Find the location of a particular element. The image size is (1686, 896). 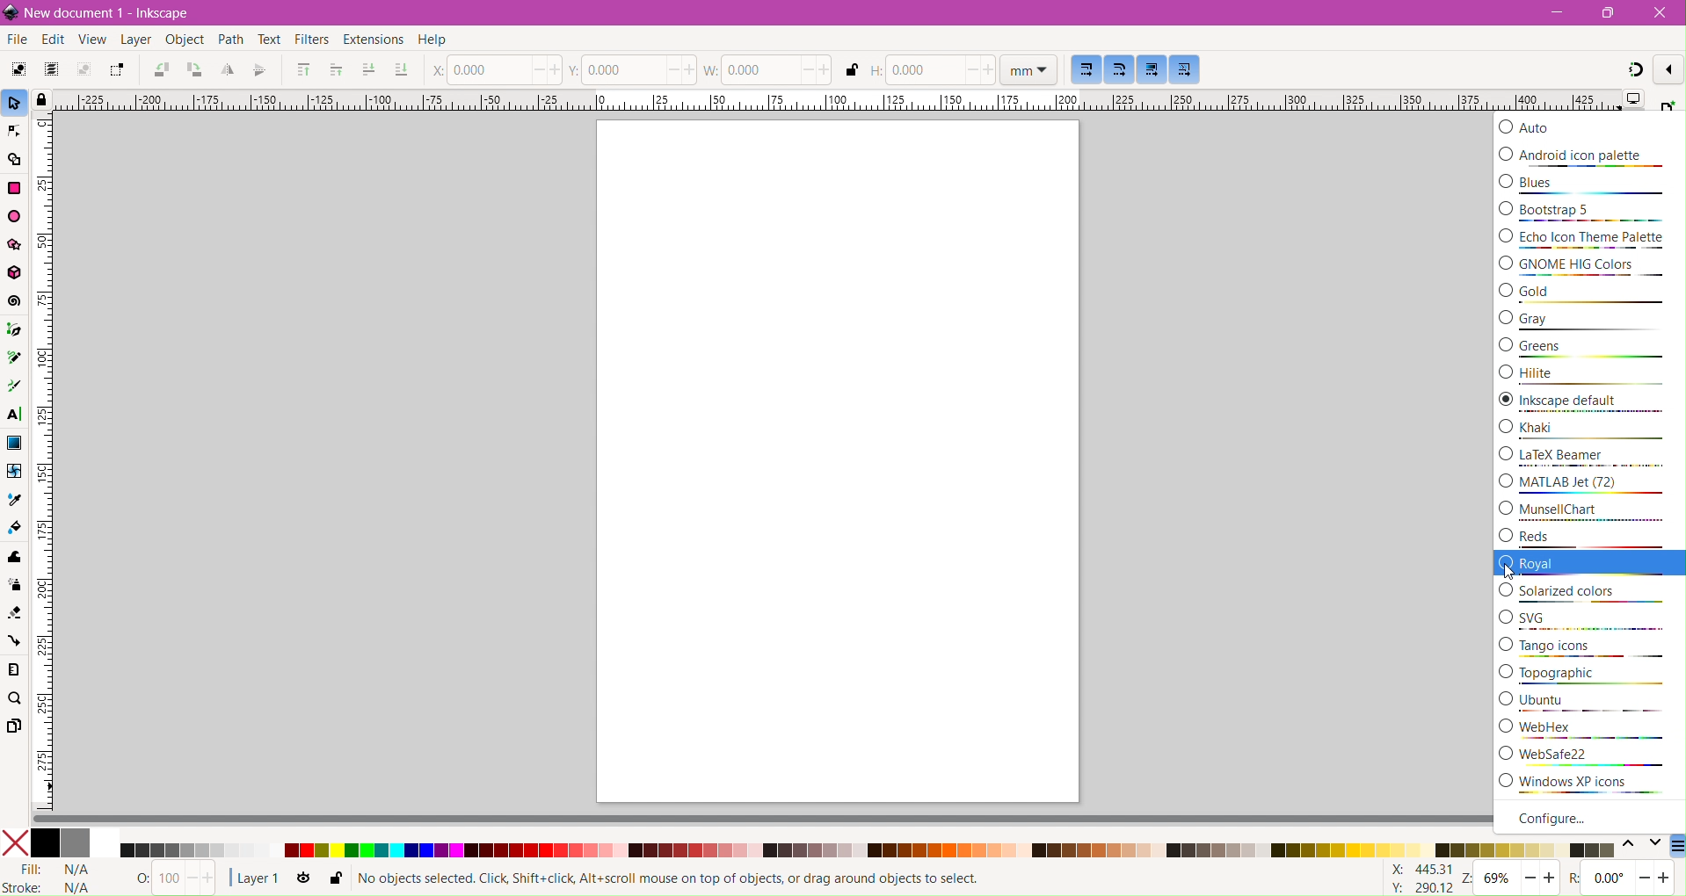

Select All in All Layers is located at coordinates (50, 70).